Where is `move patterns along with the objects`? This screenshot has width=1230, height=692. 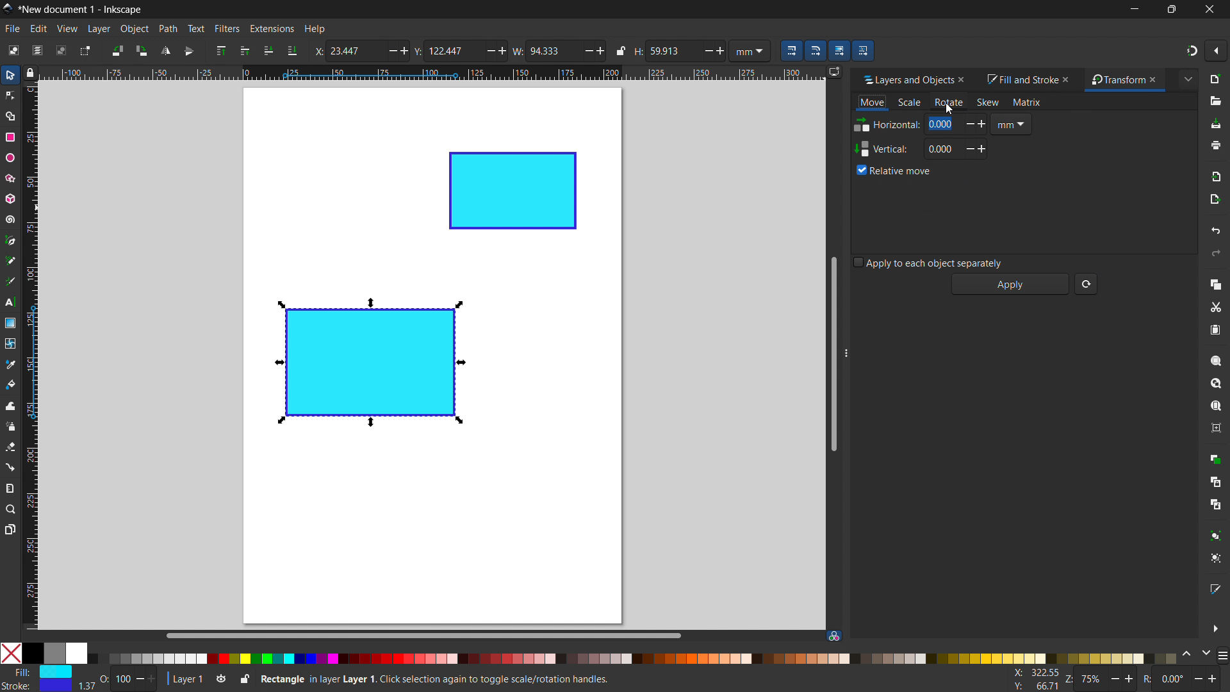 move patterns along with the objects is located at coordinates (863, 50).